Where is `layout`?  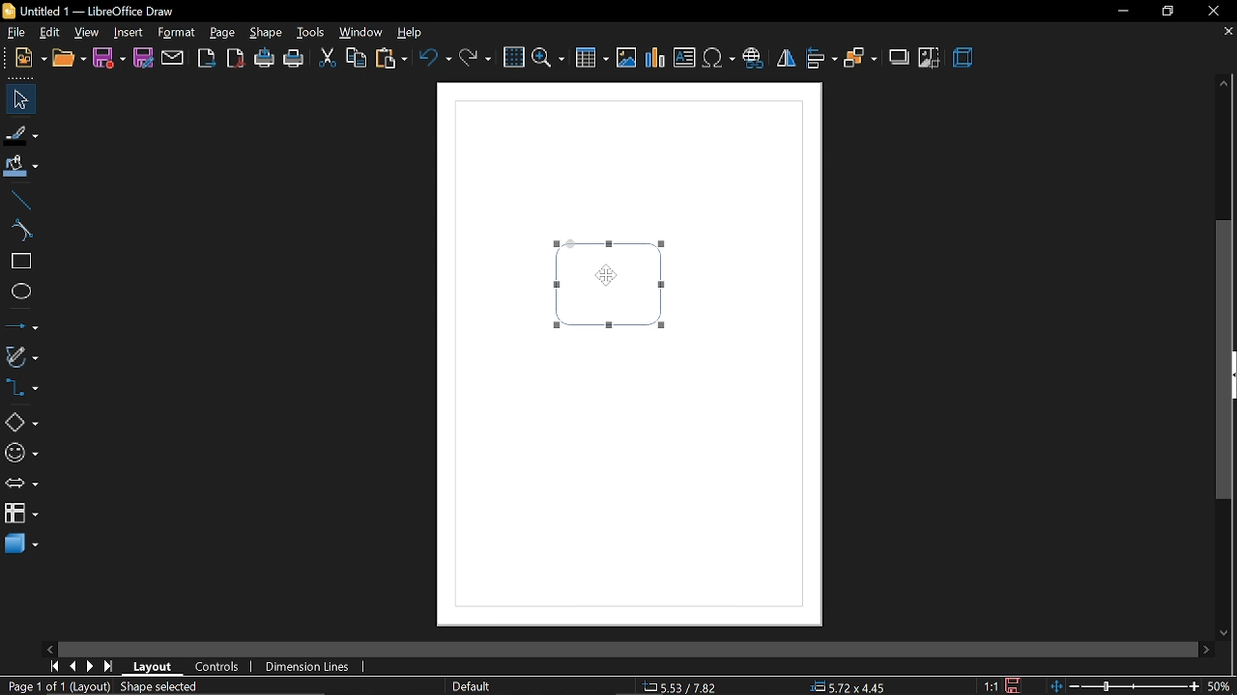 layout is located at coordinates (157, 667).